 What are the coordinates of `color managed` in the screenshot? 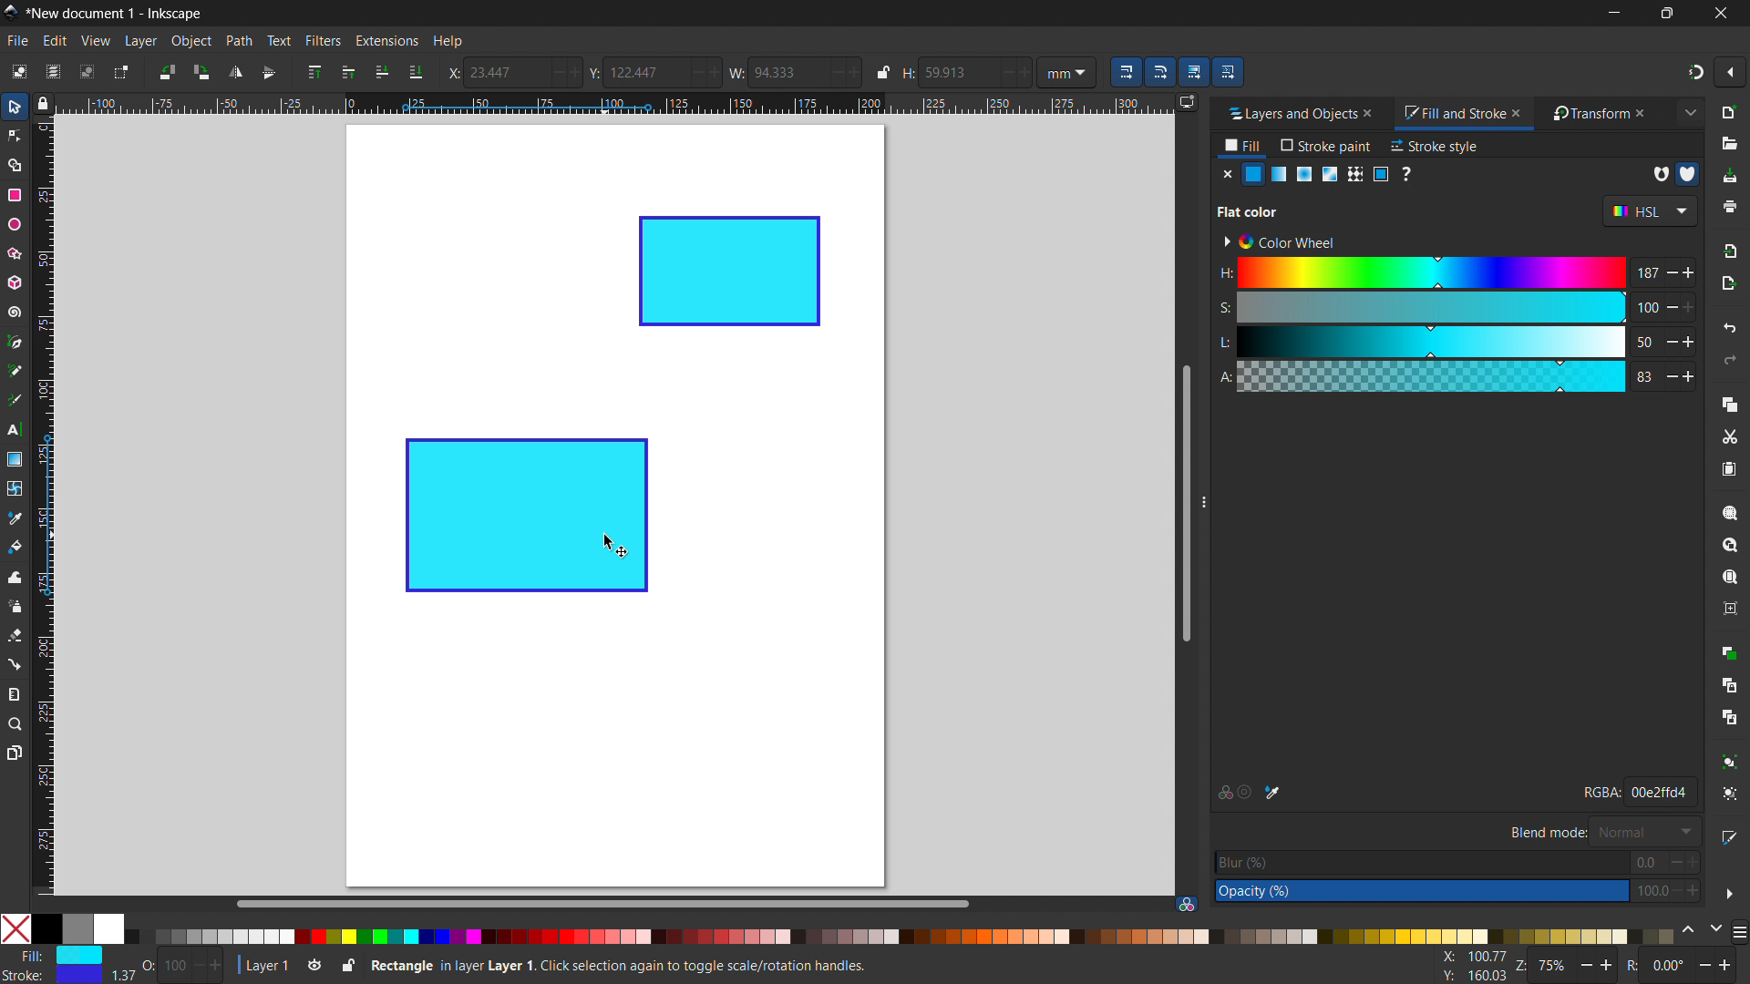 It's located at (1186, 903).